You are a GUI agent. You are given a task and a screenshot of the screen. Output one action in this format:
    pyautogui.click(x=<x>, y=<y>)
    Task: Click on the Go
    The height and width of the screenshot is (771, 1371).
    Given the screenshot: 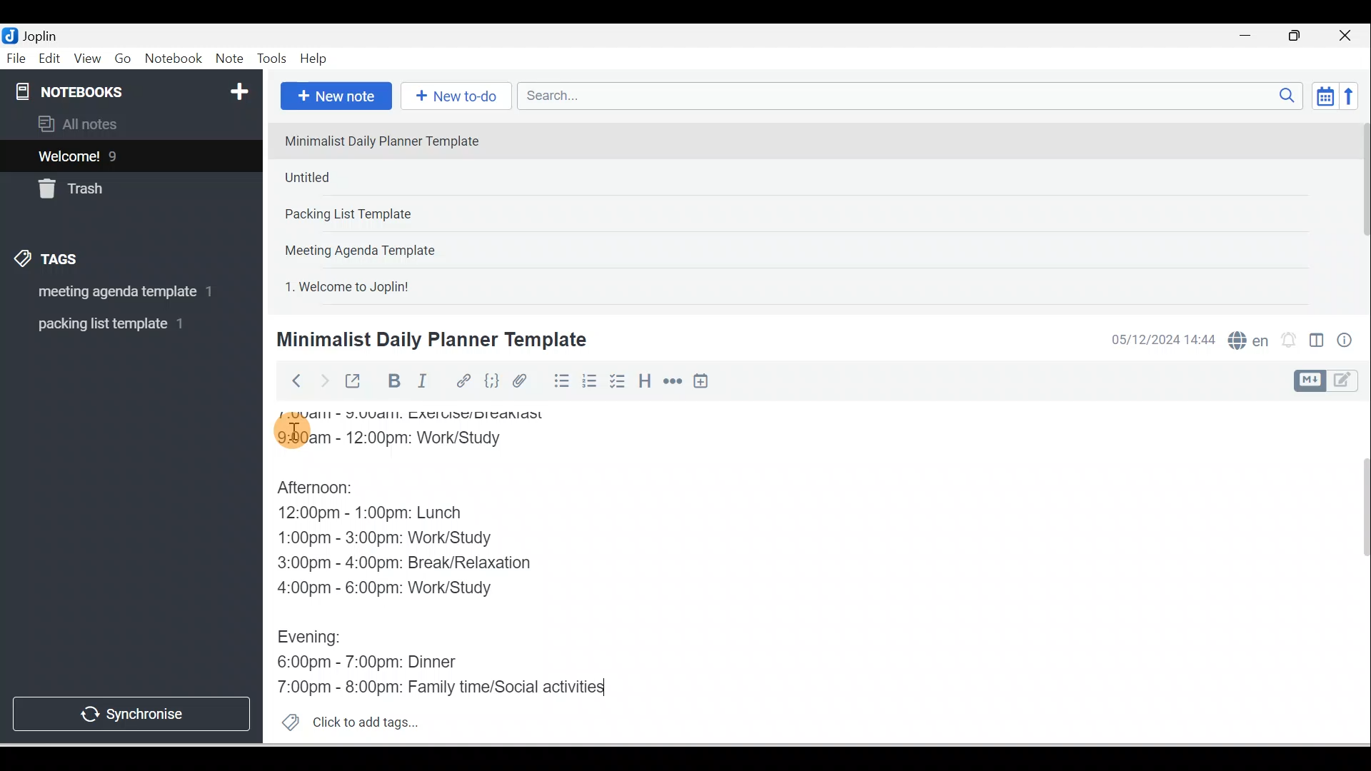 What is the action you would take?
    pyautogui.click(x=125, y=59)
    